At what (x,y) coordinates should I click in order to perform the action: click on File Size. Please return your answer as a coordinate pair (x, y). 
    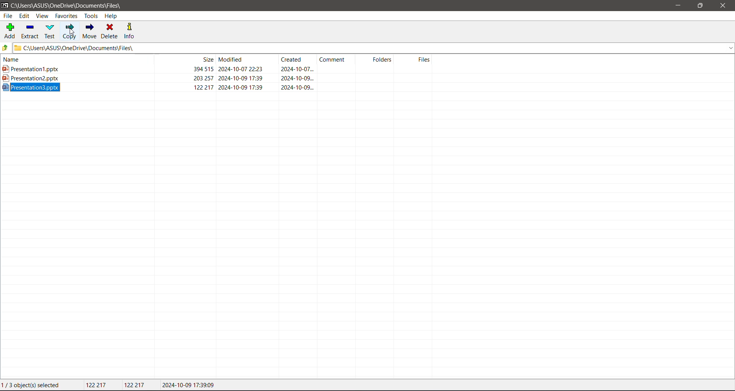
    Looking at the image, I should click on (184, 59).